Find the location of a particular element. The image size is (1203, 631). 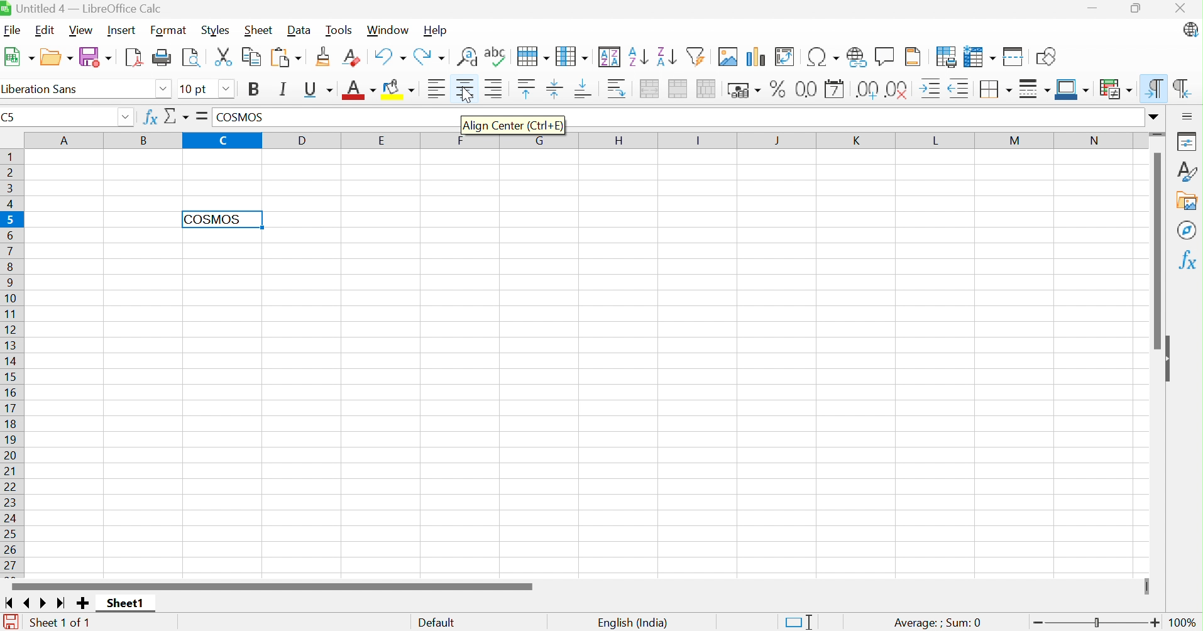

Wrap Text is located at coordinates (617, 89).